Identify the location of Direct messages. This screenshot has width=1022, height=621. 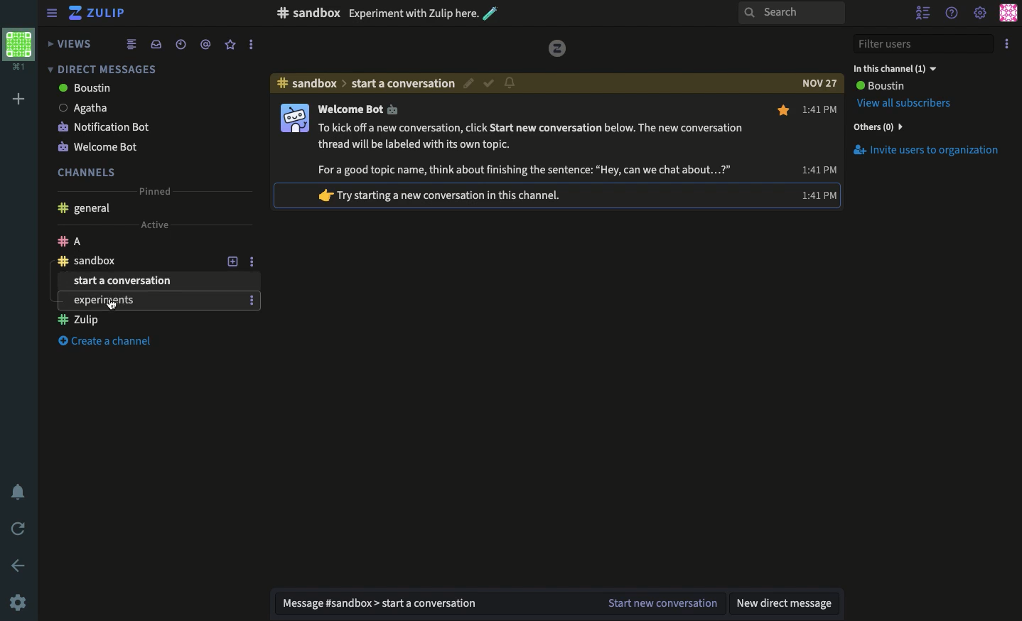
(99, 69).